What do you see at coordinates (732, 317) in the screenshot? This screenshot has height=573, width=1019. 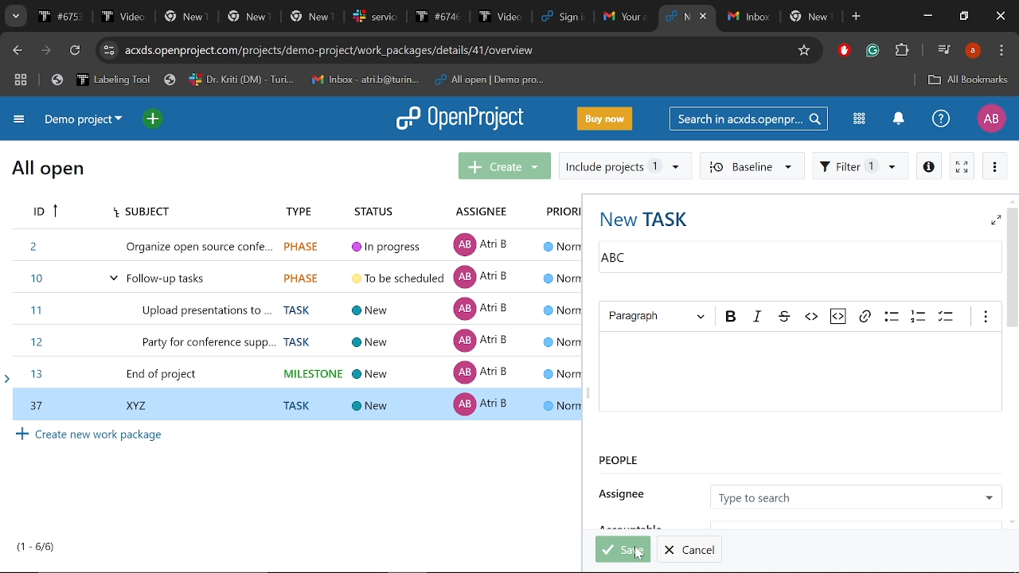 I see `Bold` at bounding box center [732, 317].